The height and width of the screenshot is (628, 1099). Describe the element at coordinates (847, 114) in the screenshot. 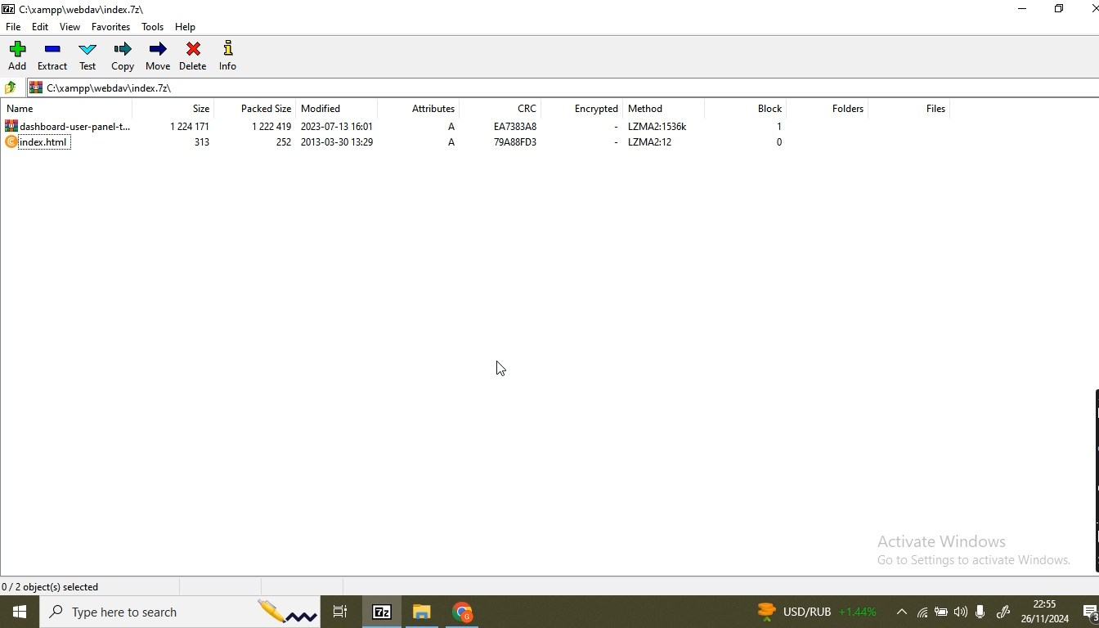

I see `folders` at that location.